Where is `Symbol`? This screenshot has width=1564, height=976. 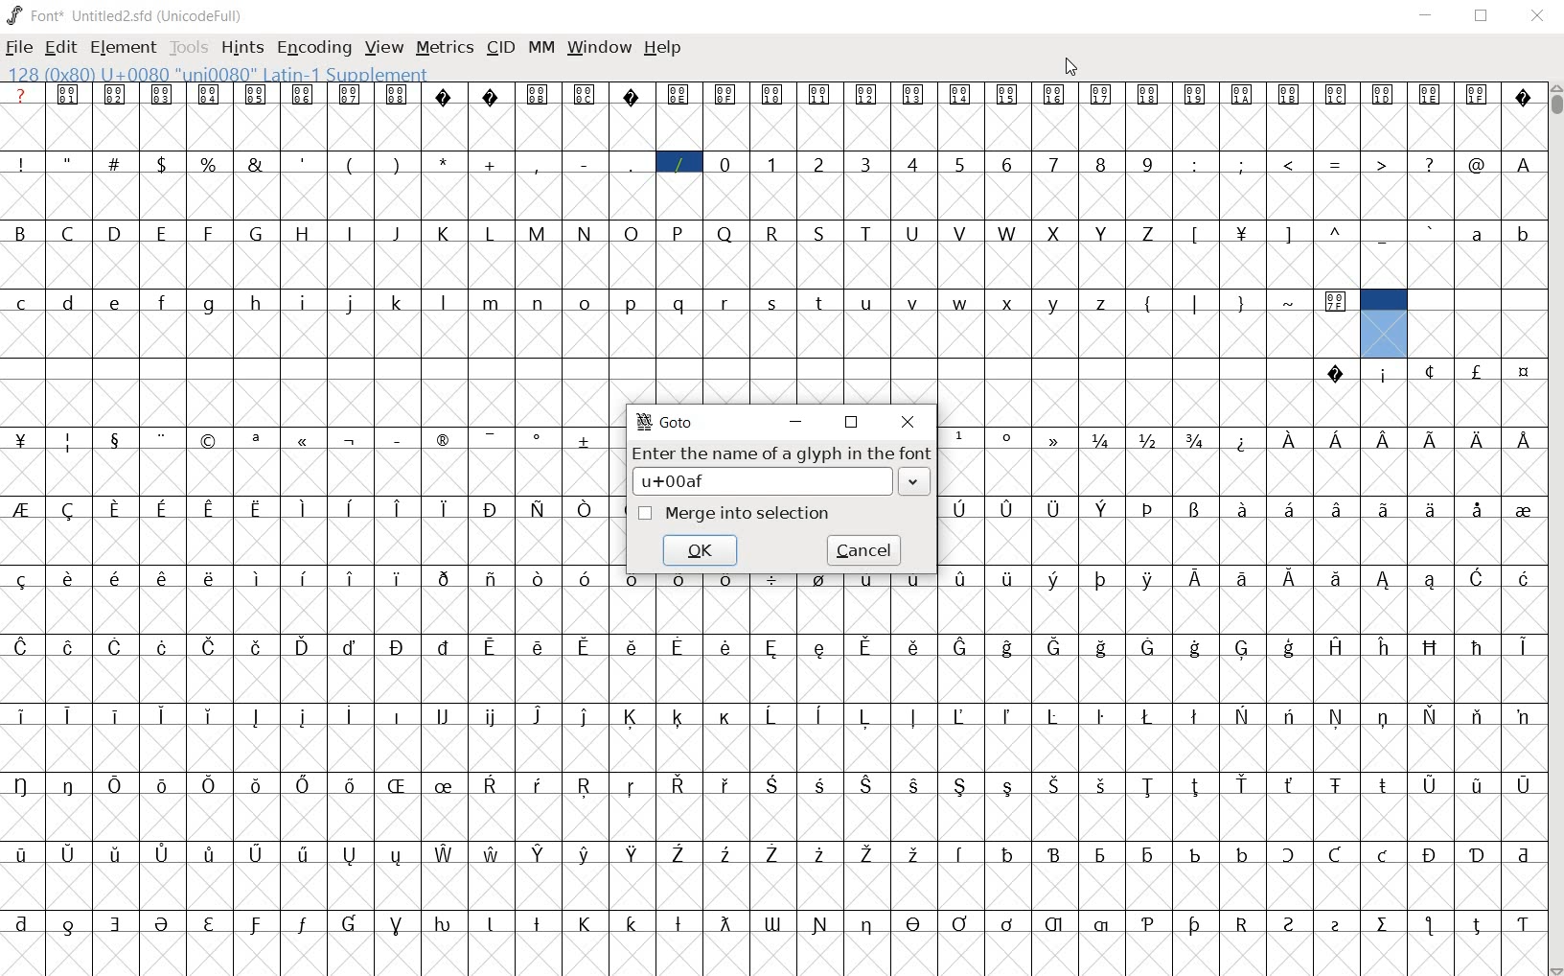 Symbol is located at coordinates (1010, 922).